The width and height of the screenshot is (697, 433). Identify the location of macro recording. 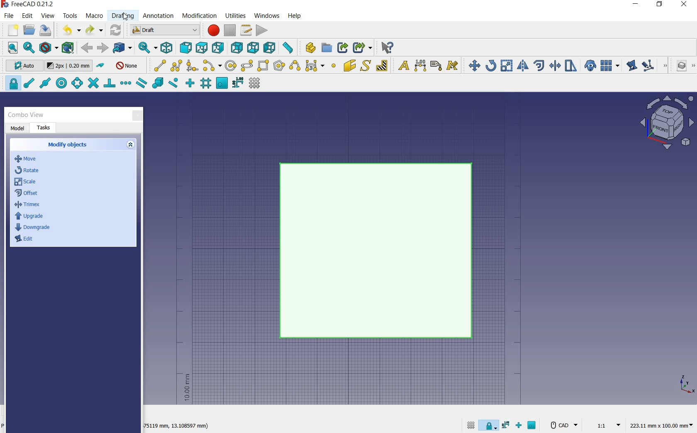
(212, 30).